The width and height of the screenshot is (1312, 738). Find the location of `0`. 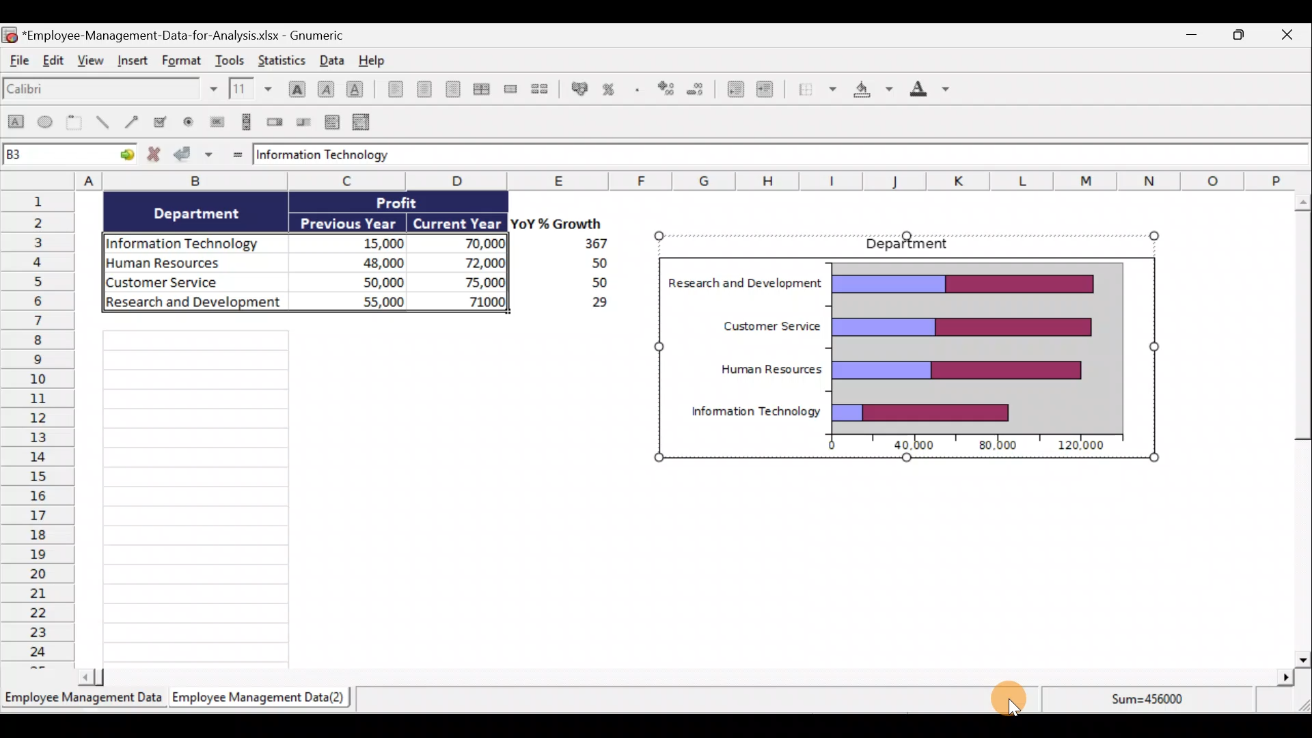

0 is located at coordinates (825, 447).